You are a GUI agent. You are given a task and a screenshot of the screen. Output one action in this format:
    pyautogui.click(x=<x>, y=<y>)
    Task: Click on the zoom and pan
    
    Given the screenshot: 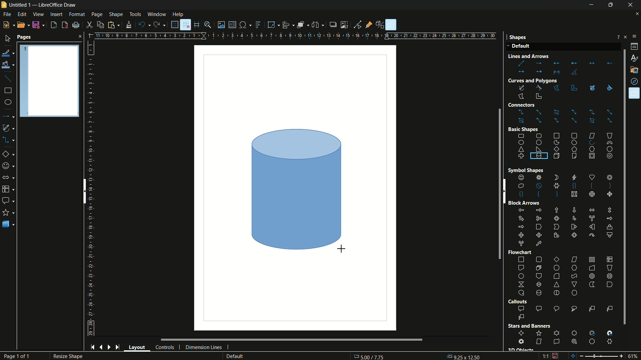 What is the action you would take?
    pyautogui.click(x=208, y=25)
    